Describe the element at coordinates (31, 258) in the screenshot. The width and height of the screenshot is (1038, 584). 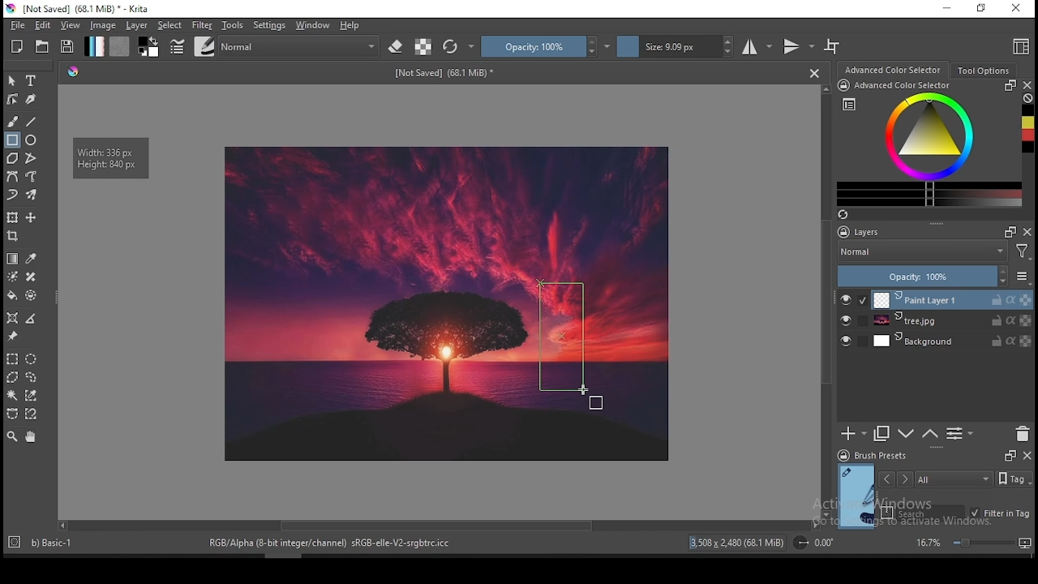
I see `pick a color from image and current layer` at that location.